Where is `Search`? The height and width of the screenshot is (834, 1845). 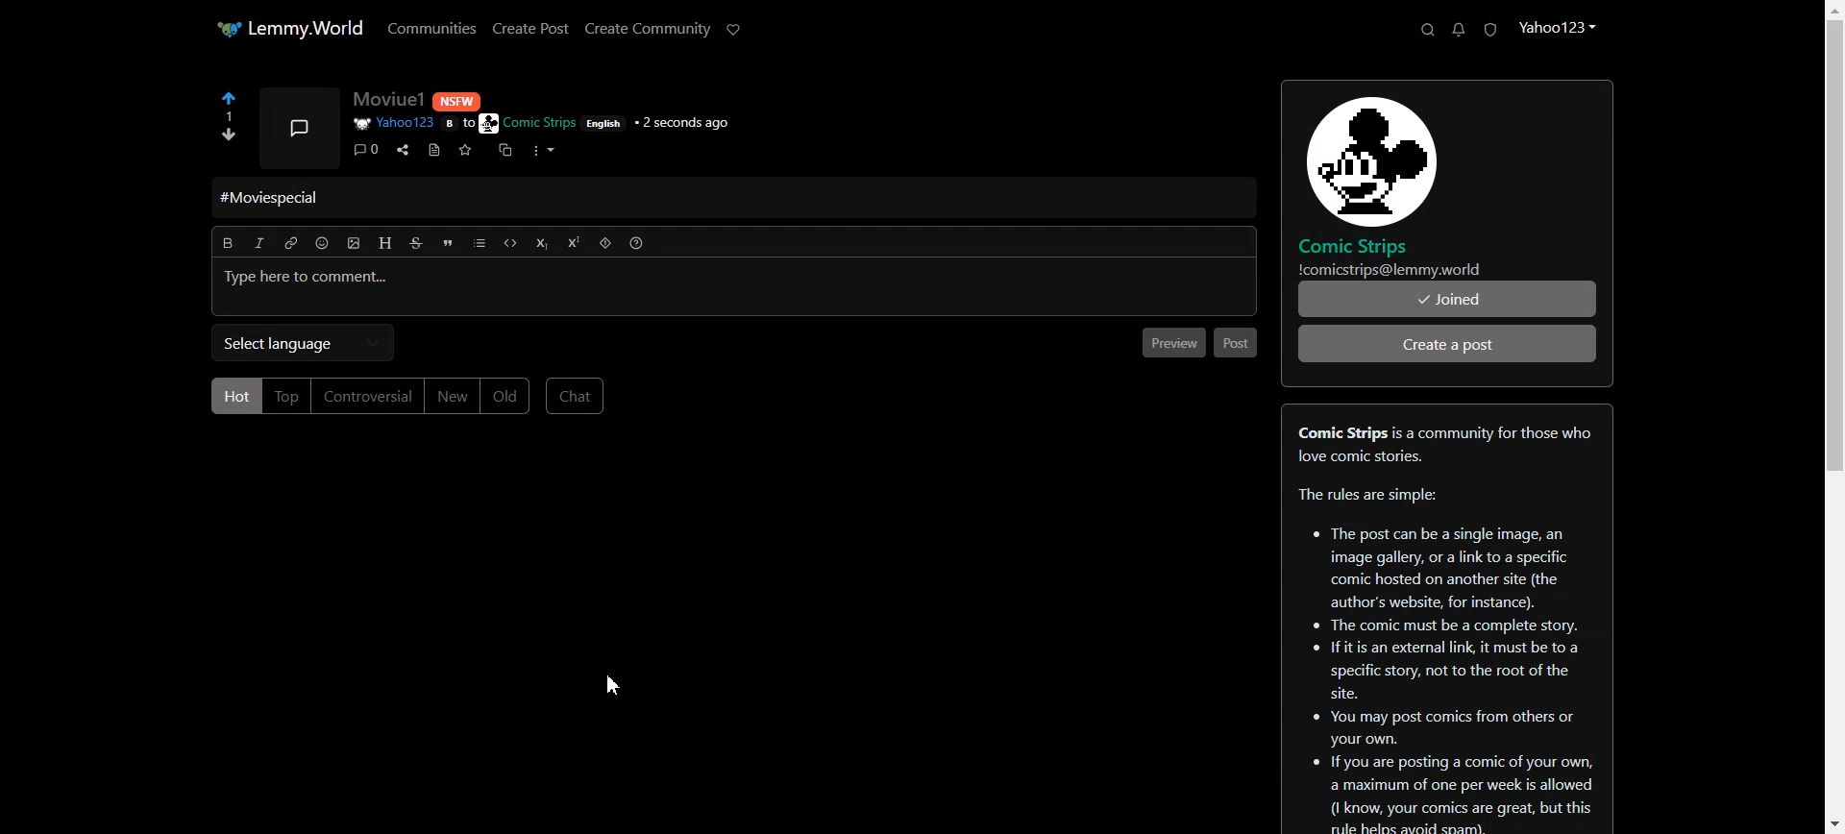 Search is located at coordinates (1426, 30).